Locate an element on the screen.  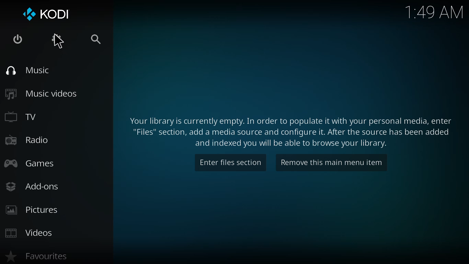
music is located at coordinates (31, 71).